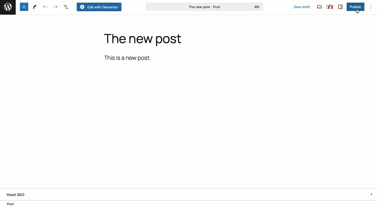 This screenshot has width=377, height=207. What do you see at coordinates (204, 7) in the screenshot?
I see `The new post - Post` at bounding box center [204, 7].